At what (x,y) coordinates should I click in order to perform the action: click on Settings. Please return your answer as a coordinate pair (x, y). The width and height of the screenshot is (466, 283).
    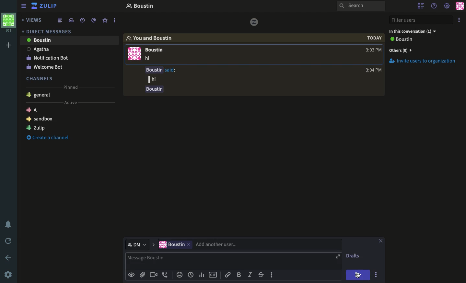
    Looking at the image, I should click on (9, 274).